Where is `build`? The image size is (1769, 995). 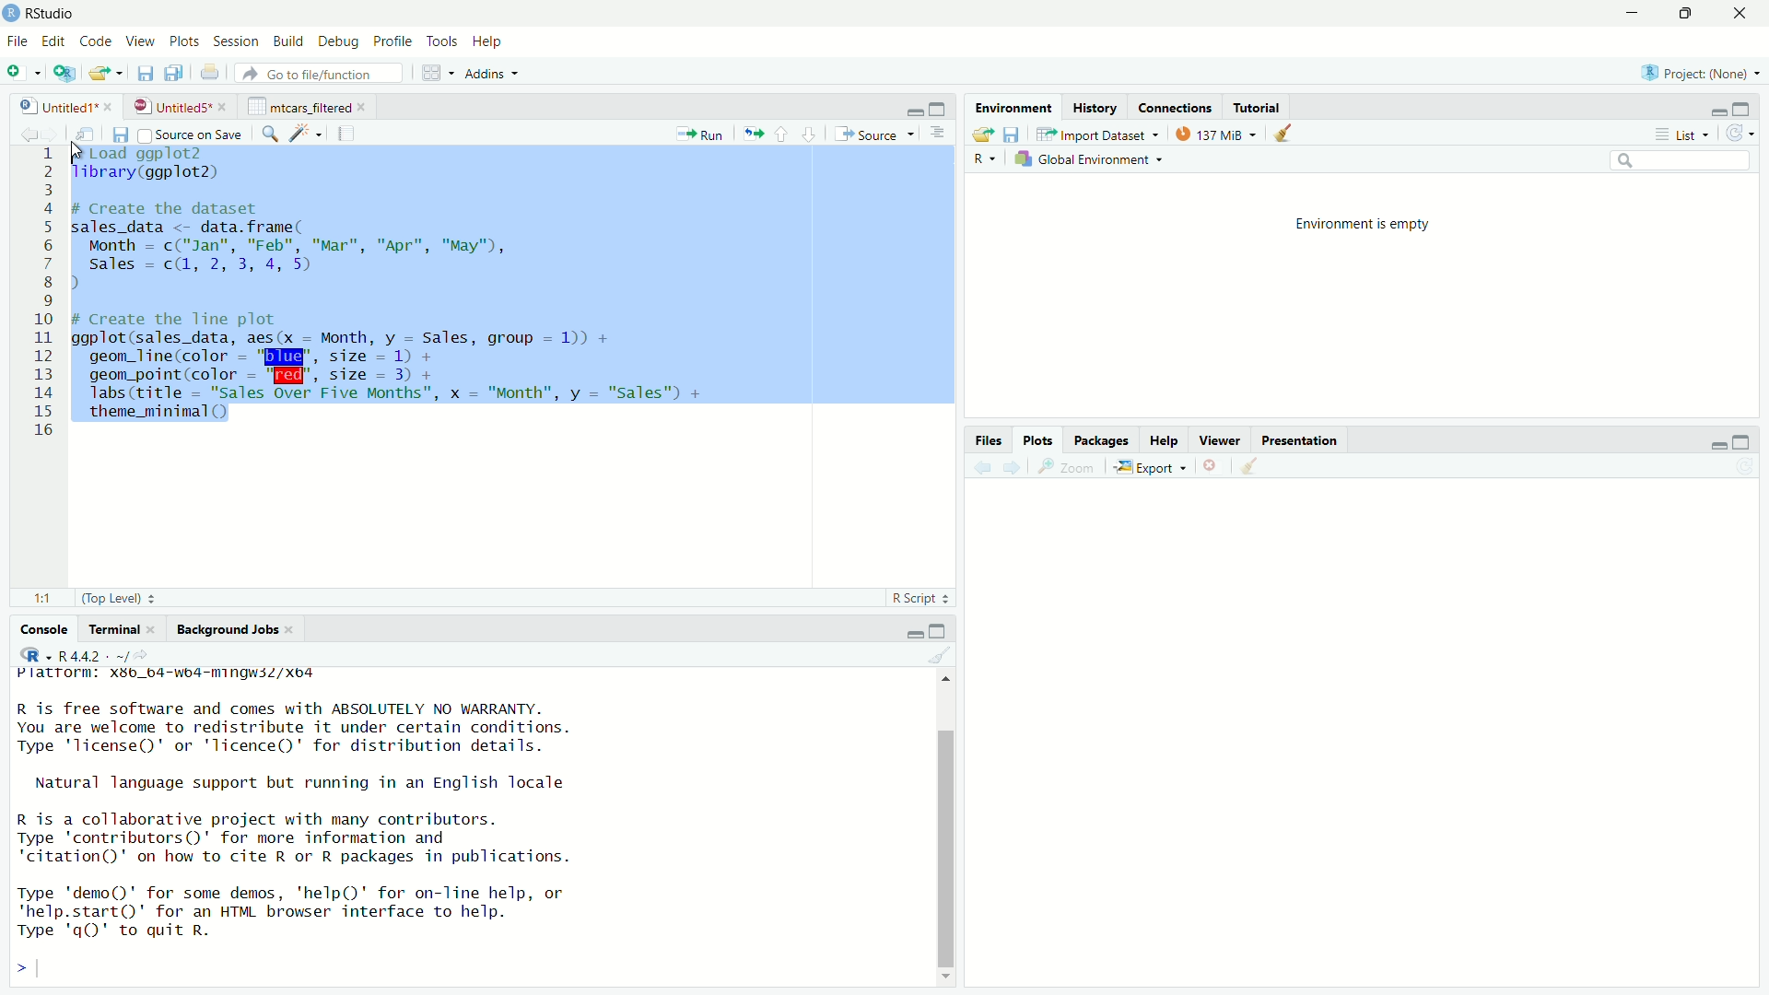
build is located at coordinates (290, 41).